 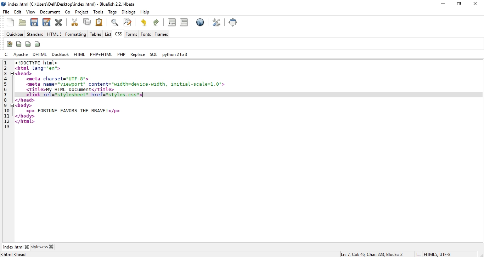 I want to click on dhtml, so click(x=40, y=55).